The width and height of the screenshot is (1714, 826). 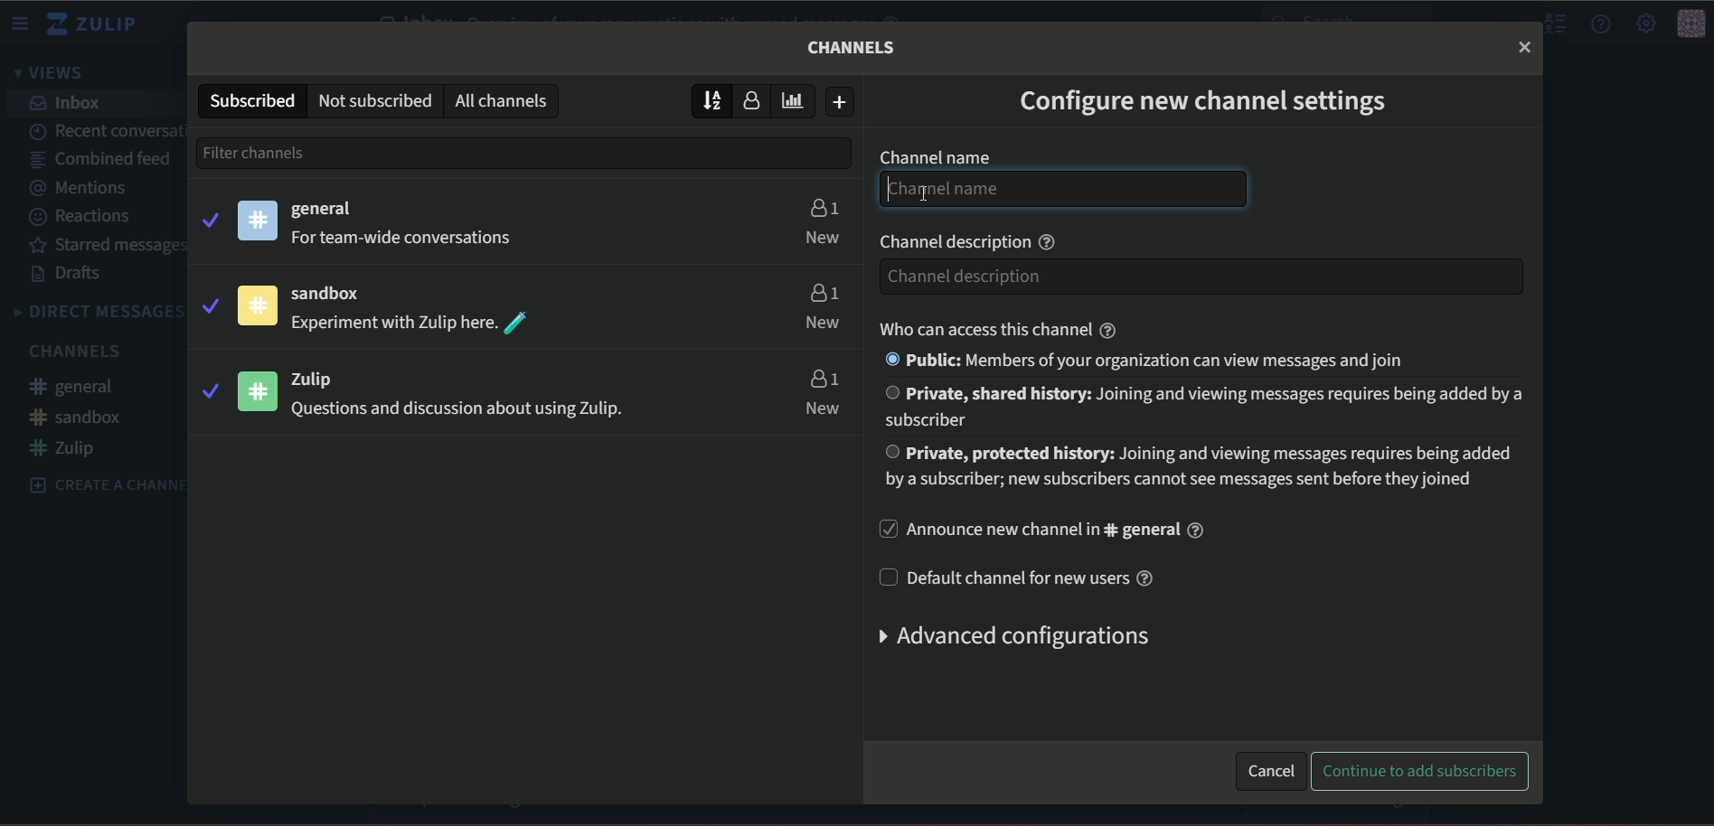 I want to click on not subscribed, so click(x=374, y=99).